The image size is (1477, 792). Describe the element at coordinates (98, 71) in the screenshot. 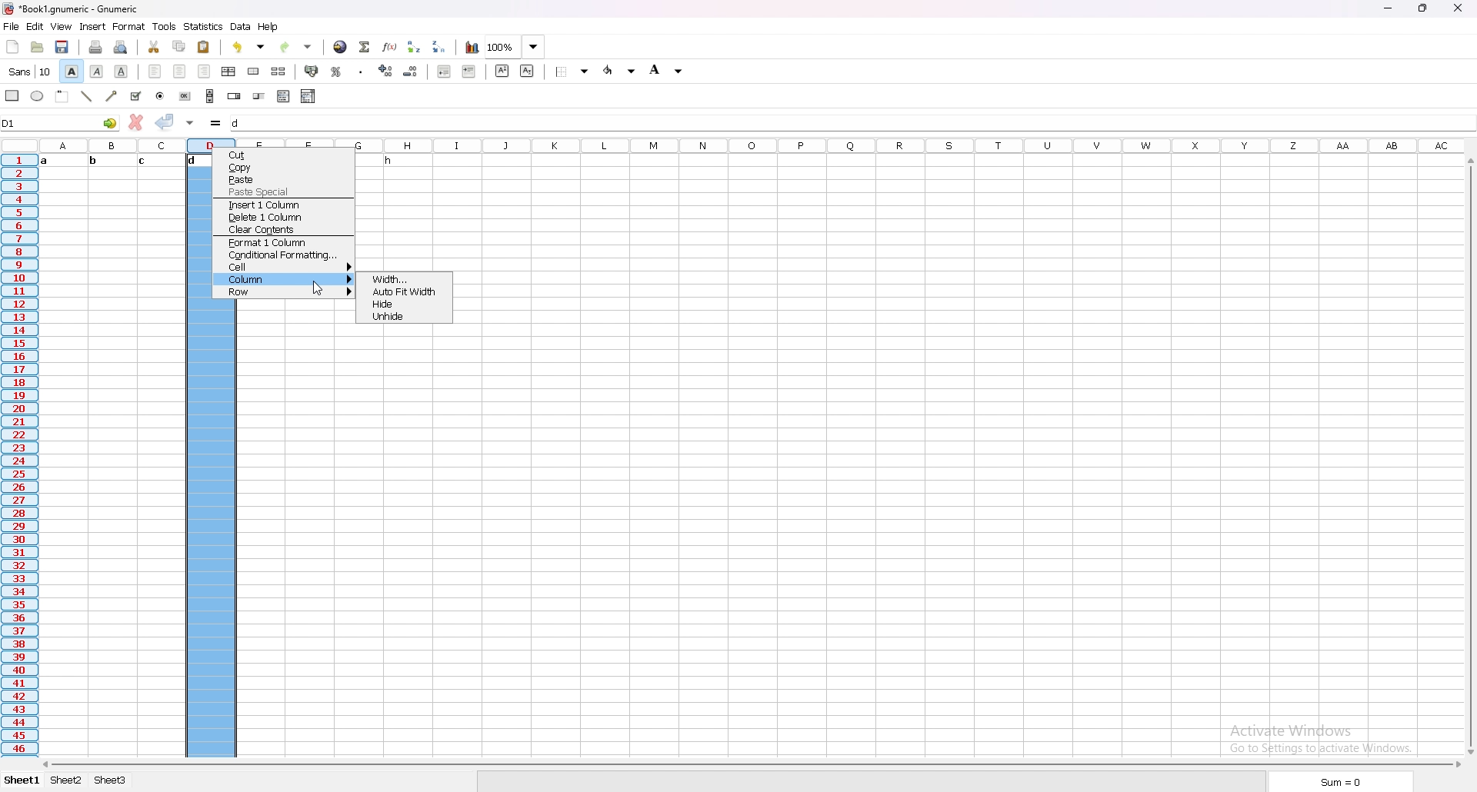

I see `italic` at that location.